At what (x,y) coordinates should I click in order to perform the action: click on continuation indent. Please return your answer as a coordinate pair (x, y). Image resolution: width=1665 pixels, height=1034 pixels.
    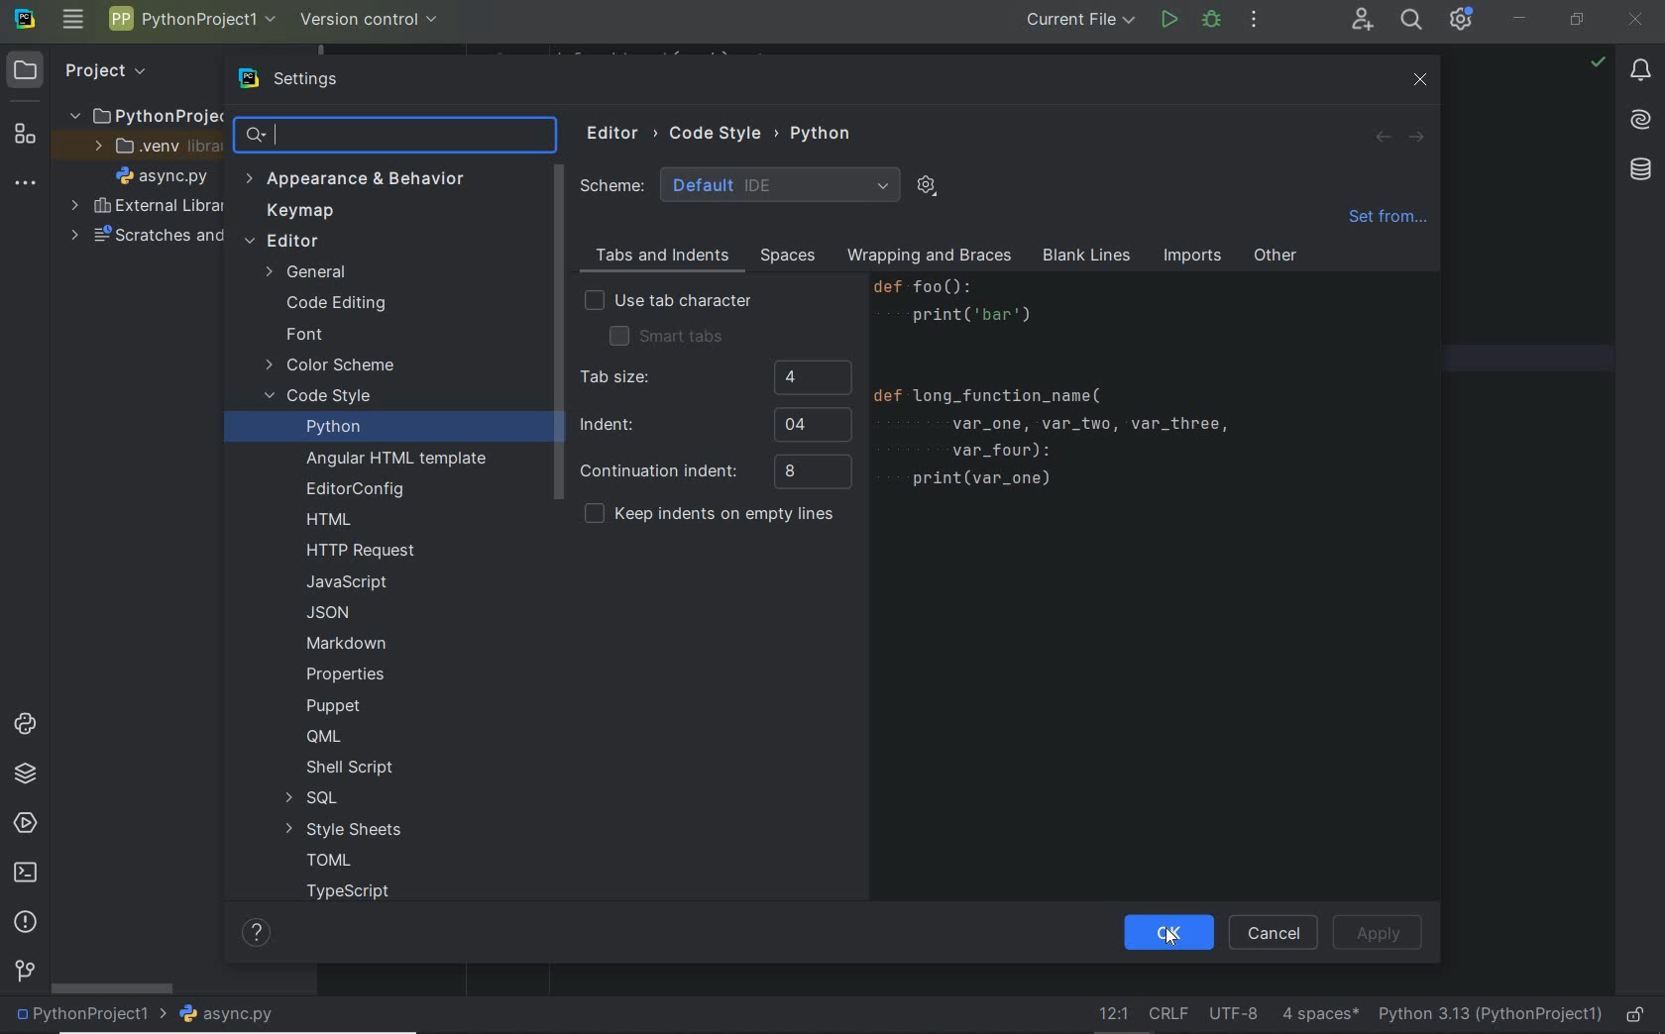
    Looking at the image, I should click on (715, 472).